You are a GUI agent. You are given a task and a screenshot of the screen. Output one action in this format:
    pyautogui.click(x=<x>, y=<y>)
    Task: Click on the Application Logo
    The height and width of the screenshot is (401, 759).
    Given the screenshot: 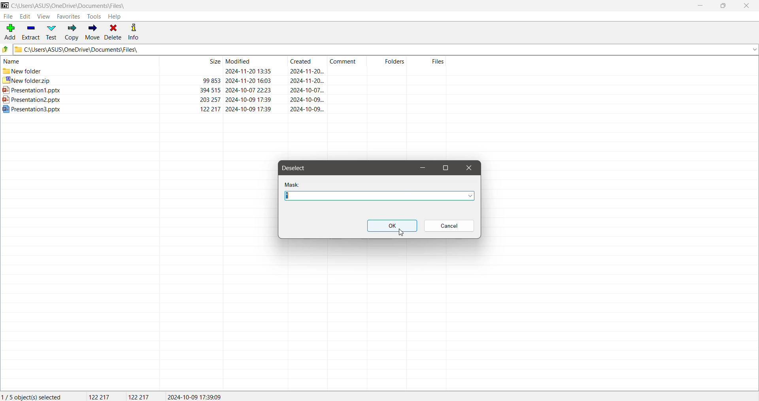 What is the action you would take?
    pyautogui.click(x=5, y=5)
    